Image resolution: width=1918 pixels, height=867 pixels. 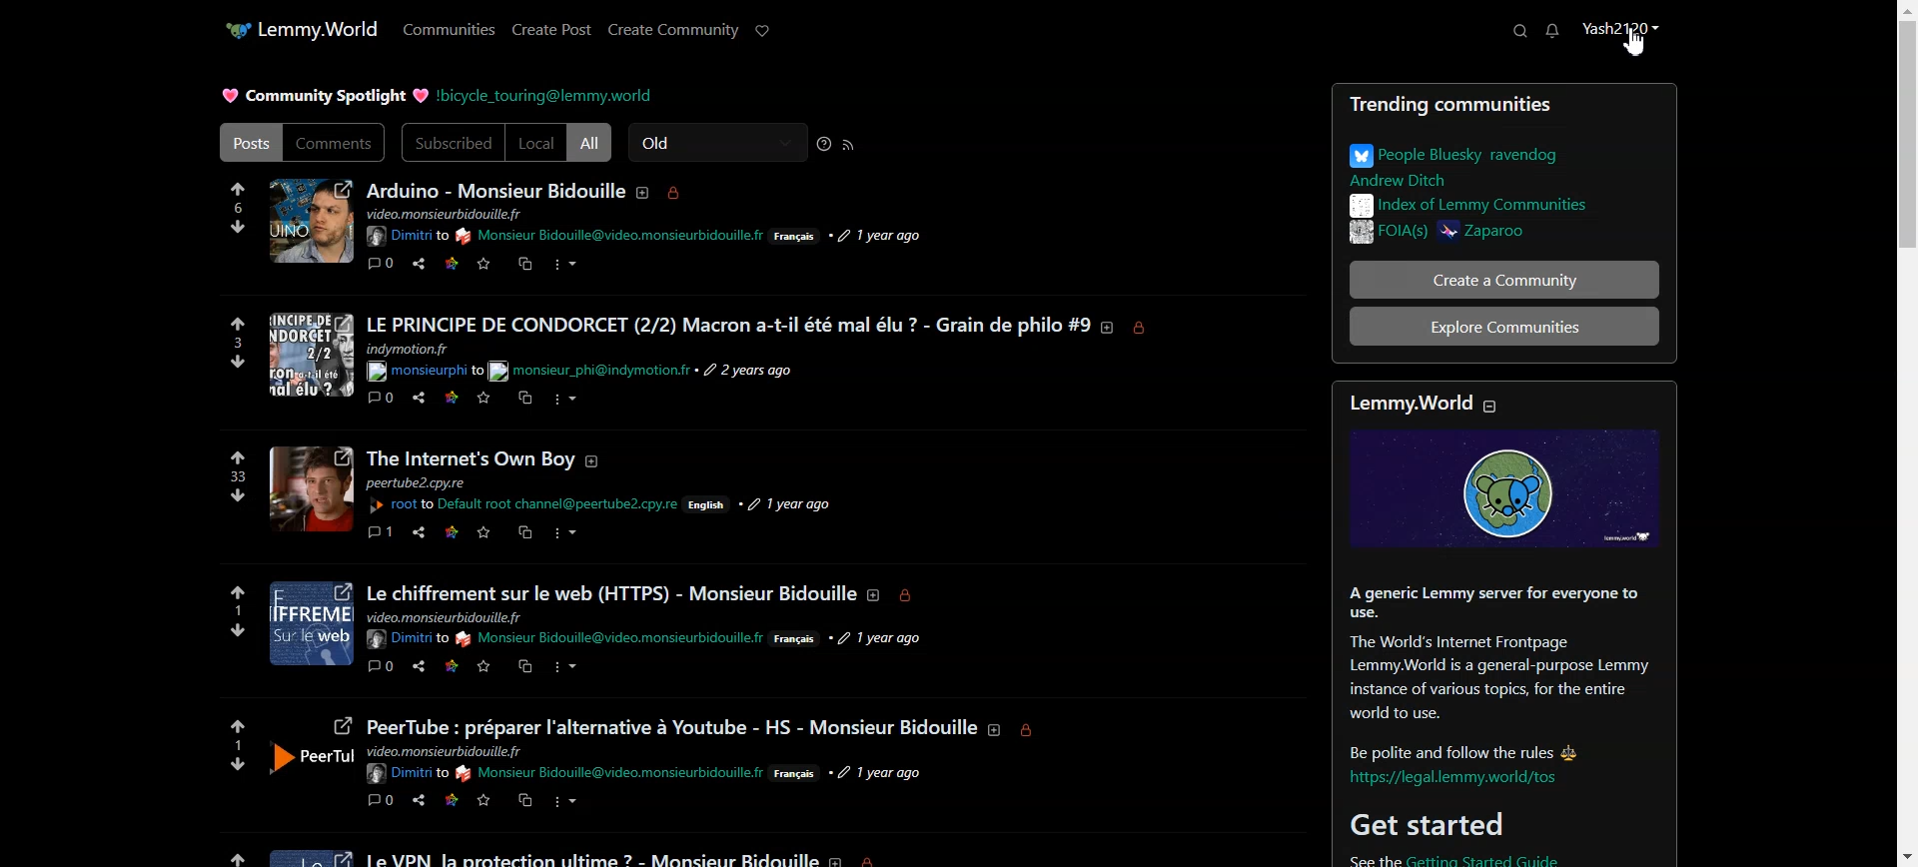 I want to click on Unread Message, so click(x=1552, y=30).